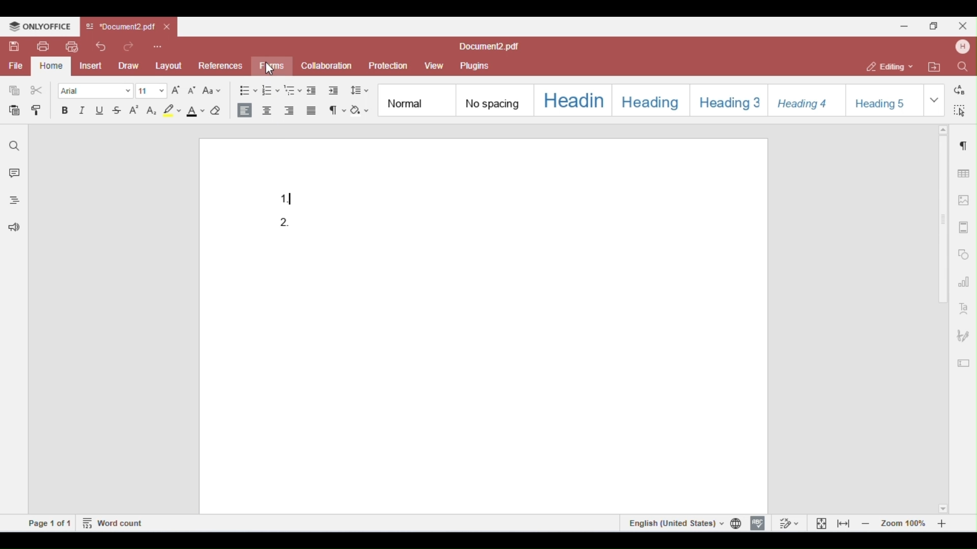  I want to click on set document language, so click(738, 523).